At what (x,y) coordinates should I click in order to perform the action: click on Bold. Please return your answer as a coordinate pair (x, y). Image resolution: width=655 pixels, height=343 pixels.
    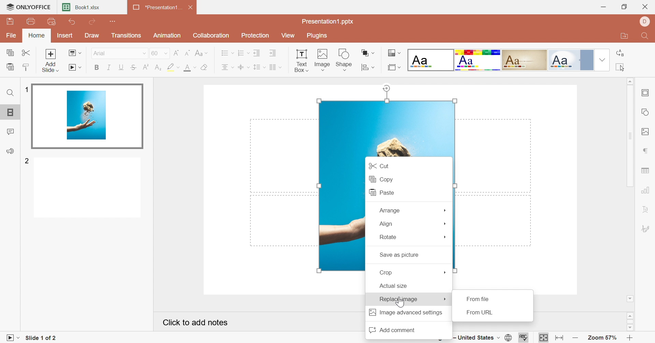
    Looking at the image, I should click on (97, 69).